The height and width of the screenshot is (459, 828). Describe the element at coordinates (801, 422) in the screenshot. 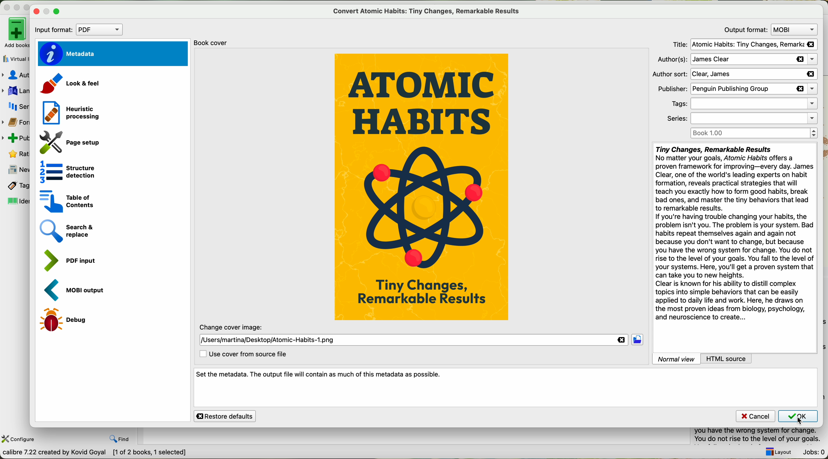

I see `click on OK` at that location.